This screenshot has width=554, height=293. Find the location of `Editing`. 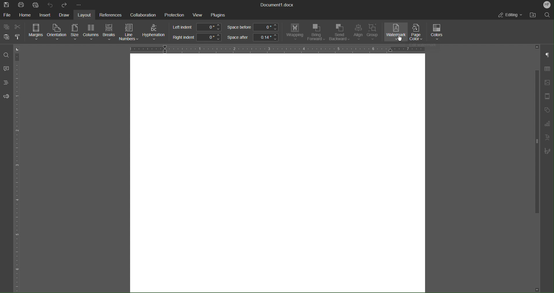

Editing is located at coordinates (510, 15).